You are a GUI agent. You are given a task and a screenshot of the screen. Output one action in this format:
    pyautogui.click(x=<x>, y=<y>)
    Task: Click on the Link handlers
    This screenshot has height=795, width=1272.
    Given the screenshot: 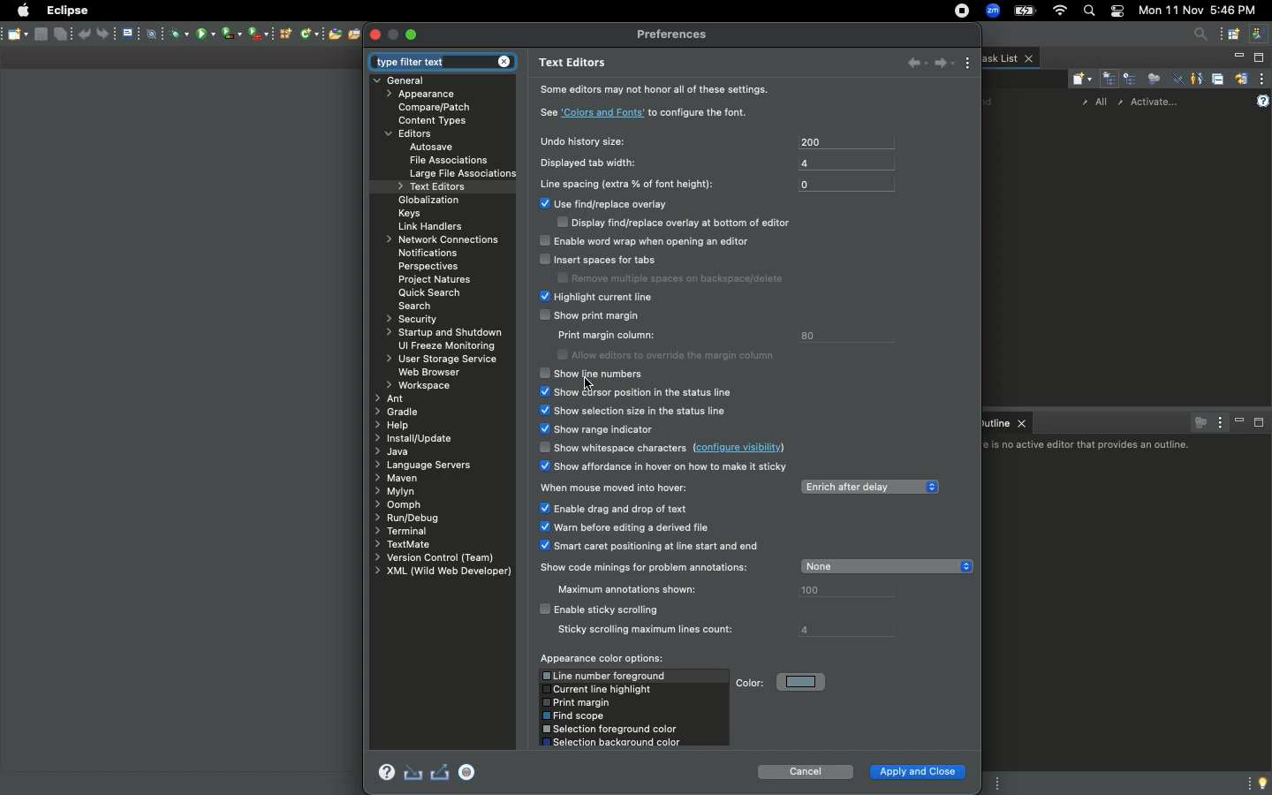 What is the action you would take?
    pyautogui.click(x=435, y=226)
    